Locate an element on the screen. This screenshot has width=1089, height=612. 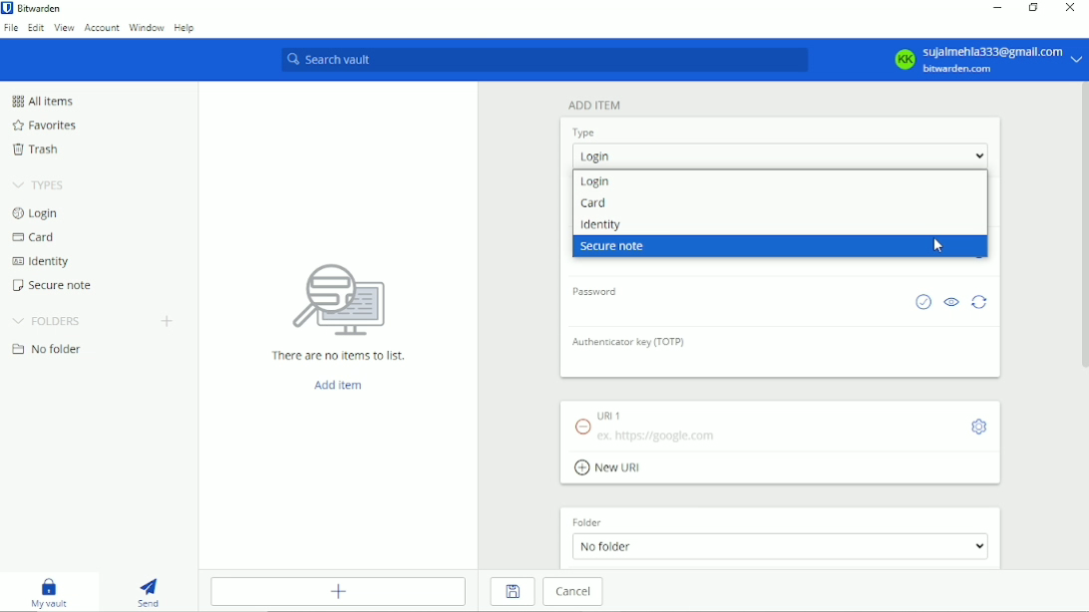
Vertical scrollbar is located at coordinates (1082, 230).